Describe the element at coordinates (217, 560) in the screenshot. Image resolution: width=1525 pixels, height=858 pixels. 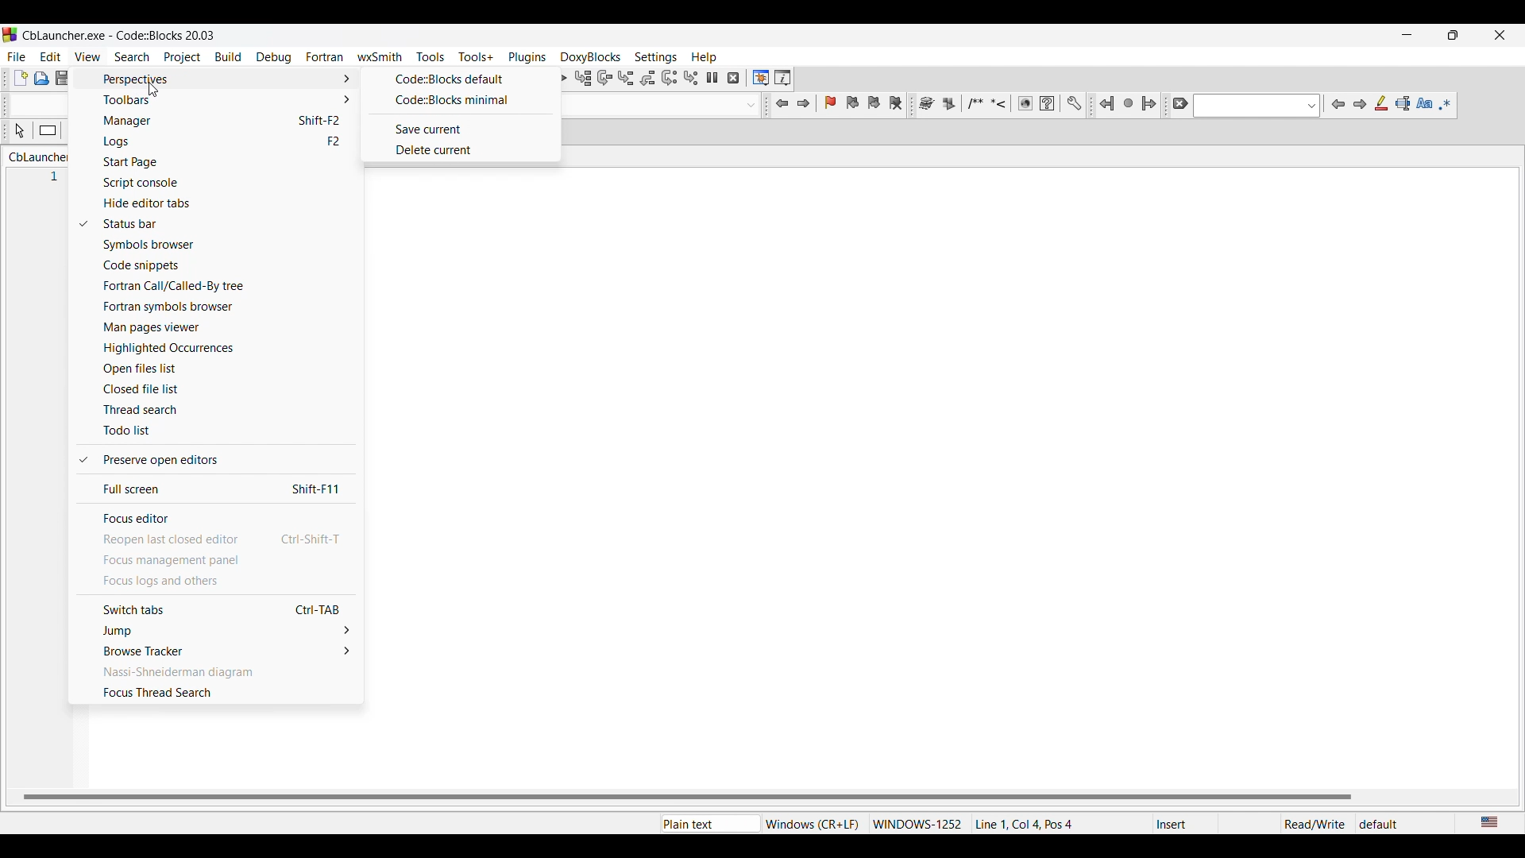
I see `Focus management panel` at that location.